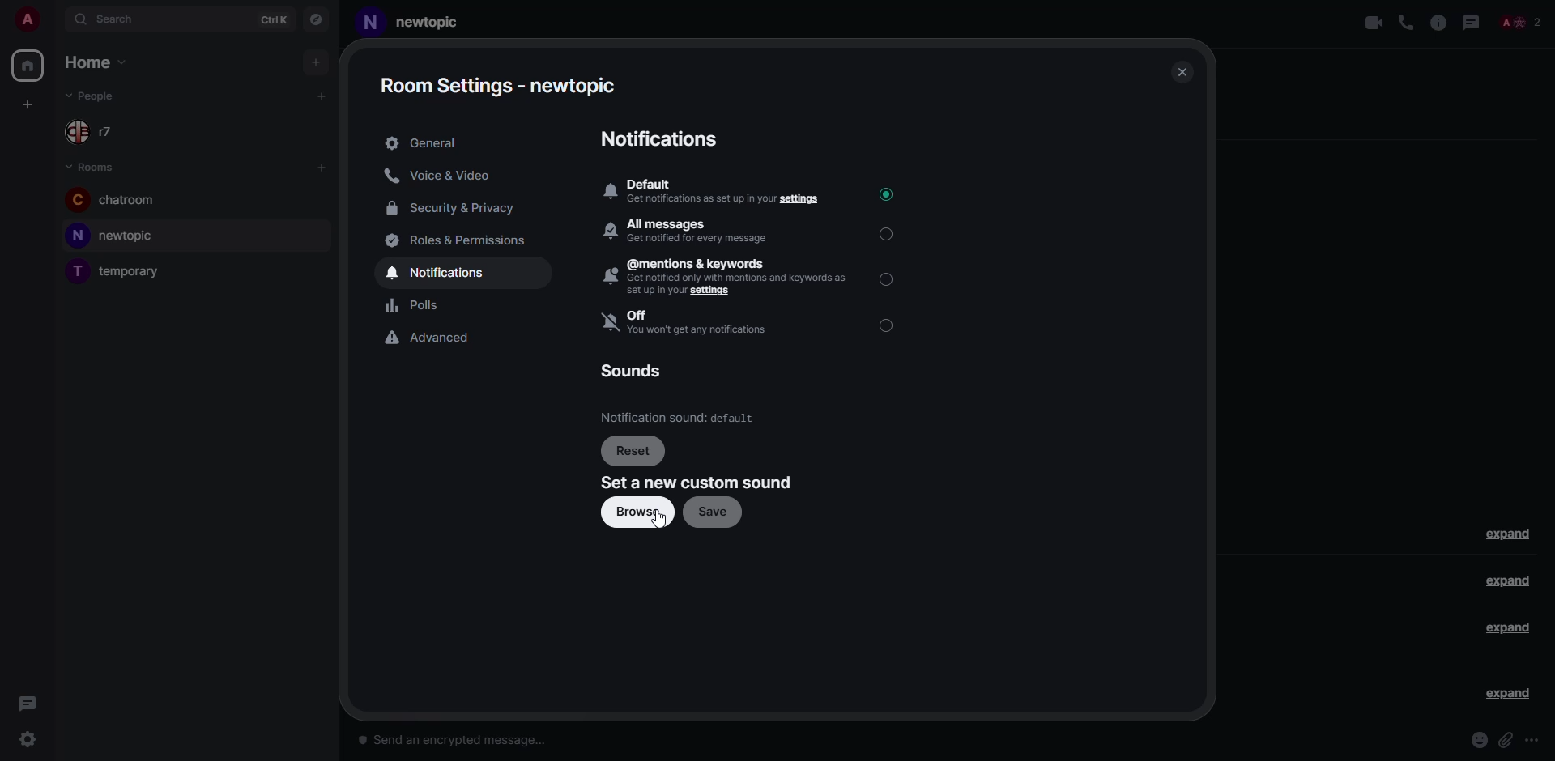  What do you see at coordinates (888, 325) in the screenshot?
I see `select` at bounding box center [888, 325].